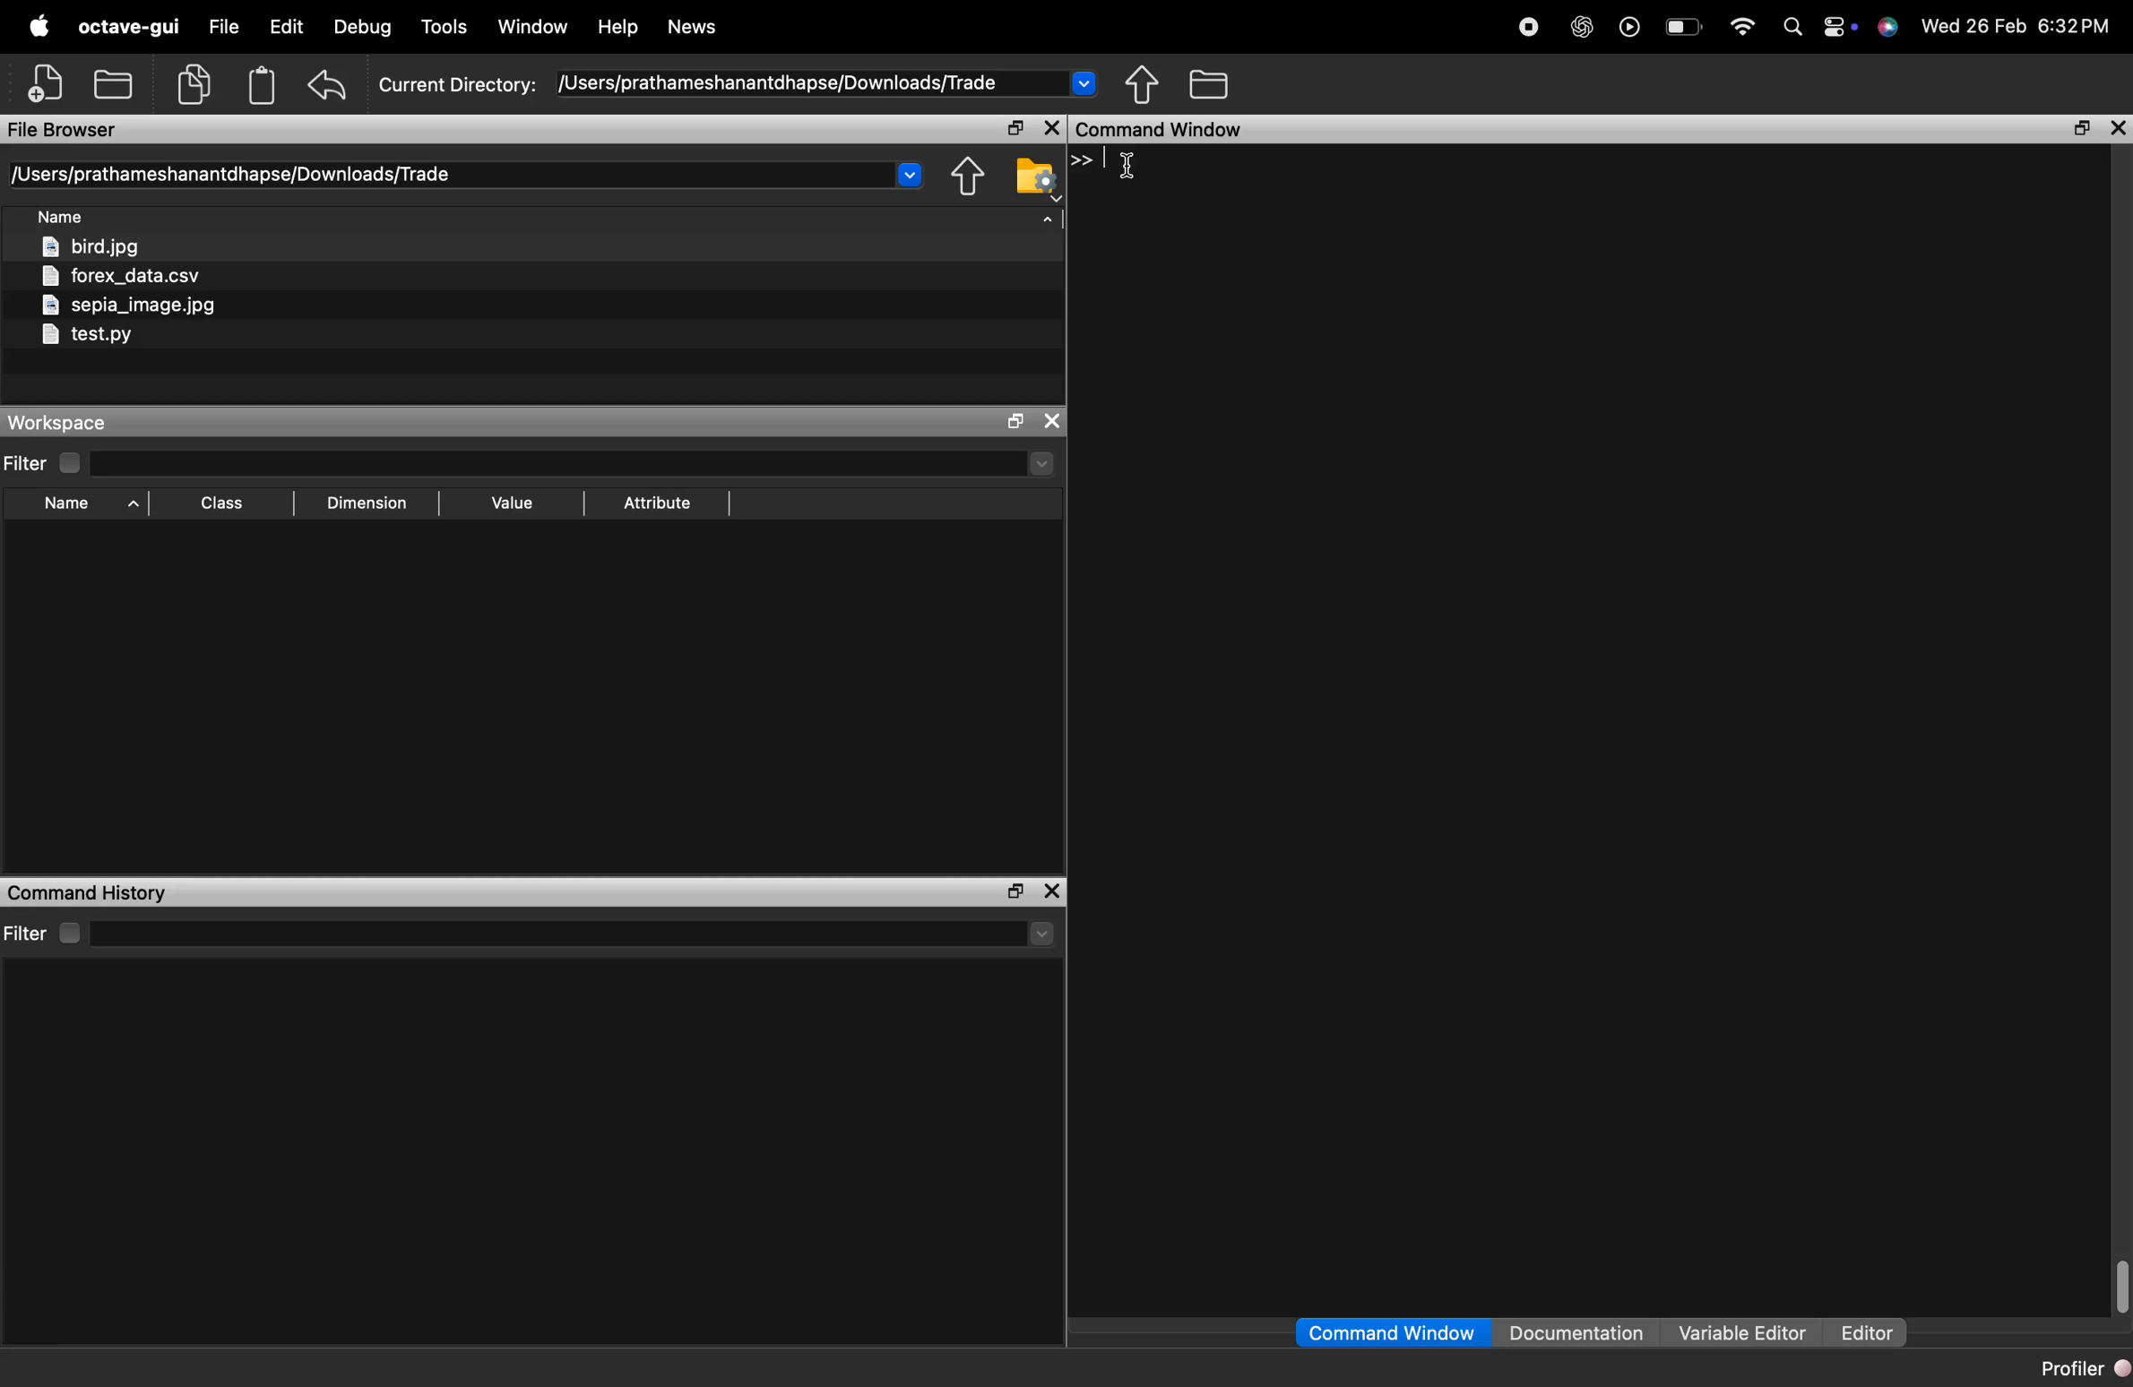 This screenshot has height=1387, width=2133. What do you see at coordinates (1581, 27) in the screenshot?
I see `chatgpt` at bounding box center [1581, 27].